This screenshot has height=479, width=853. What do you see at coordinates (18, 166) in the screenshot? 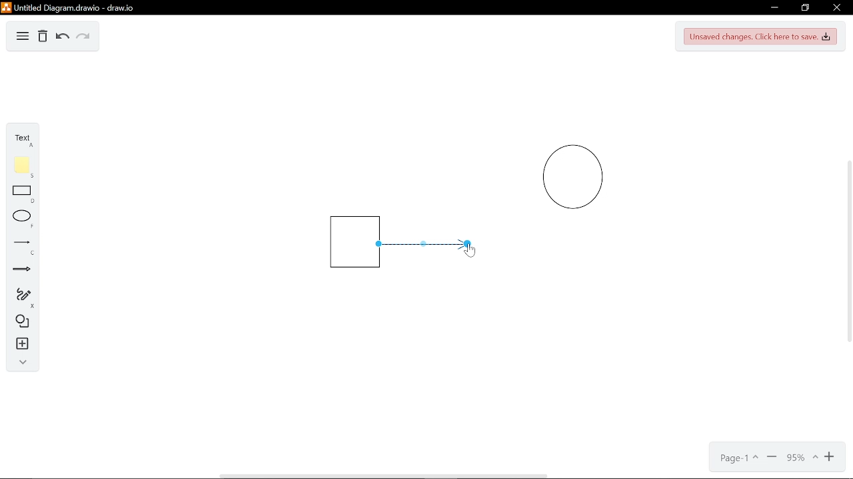
I see `Note` at bounding box center [18, 166].